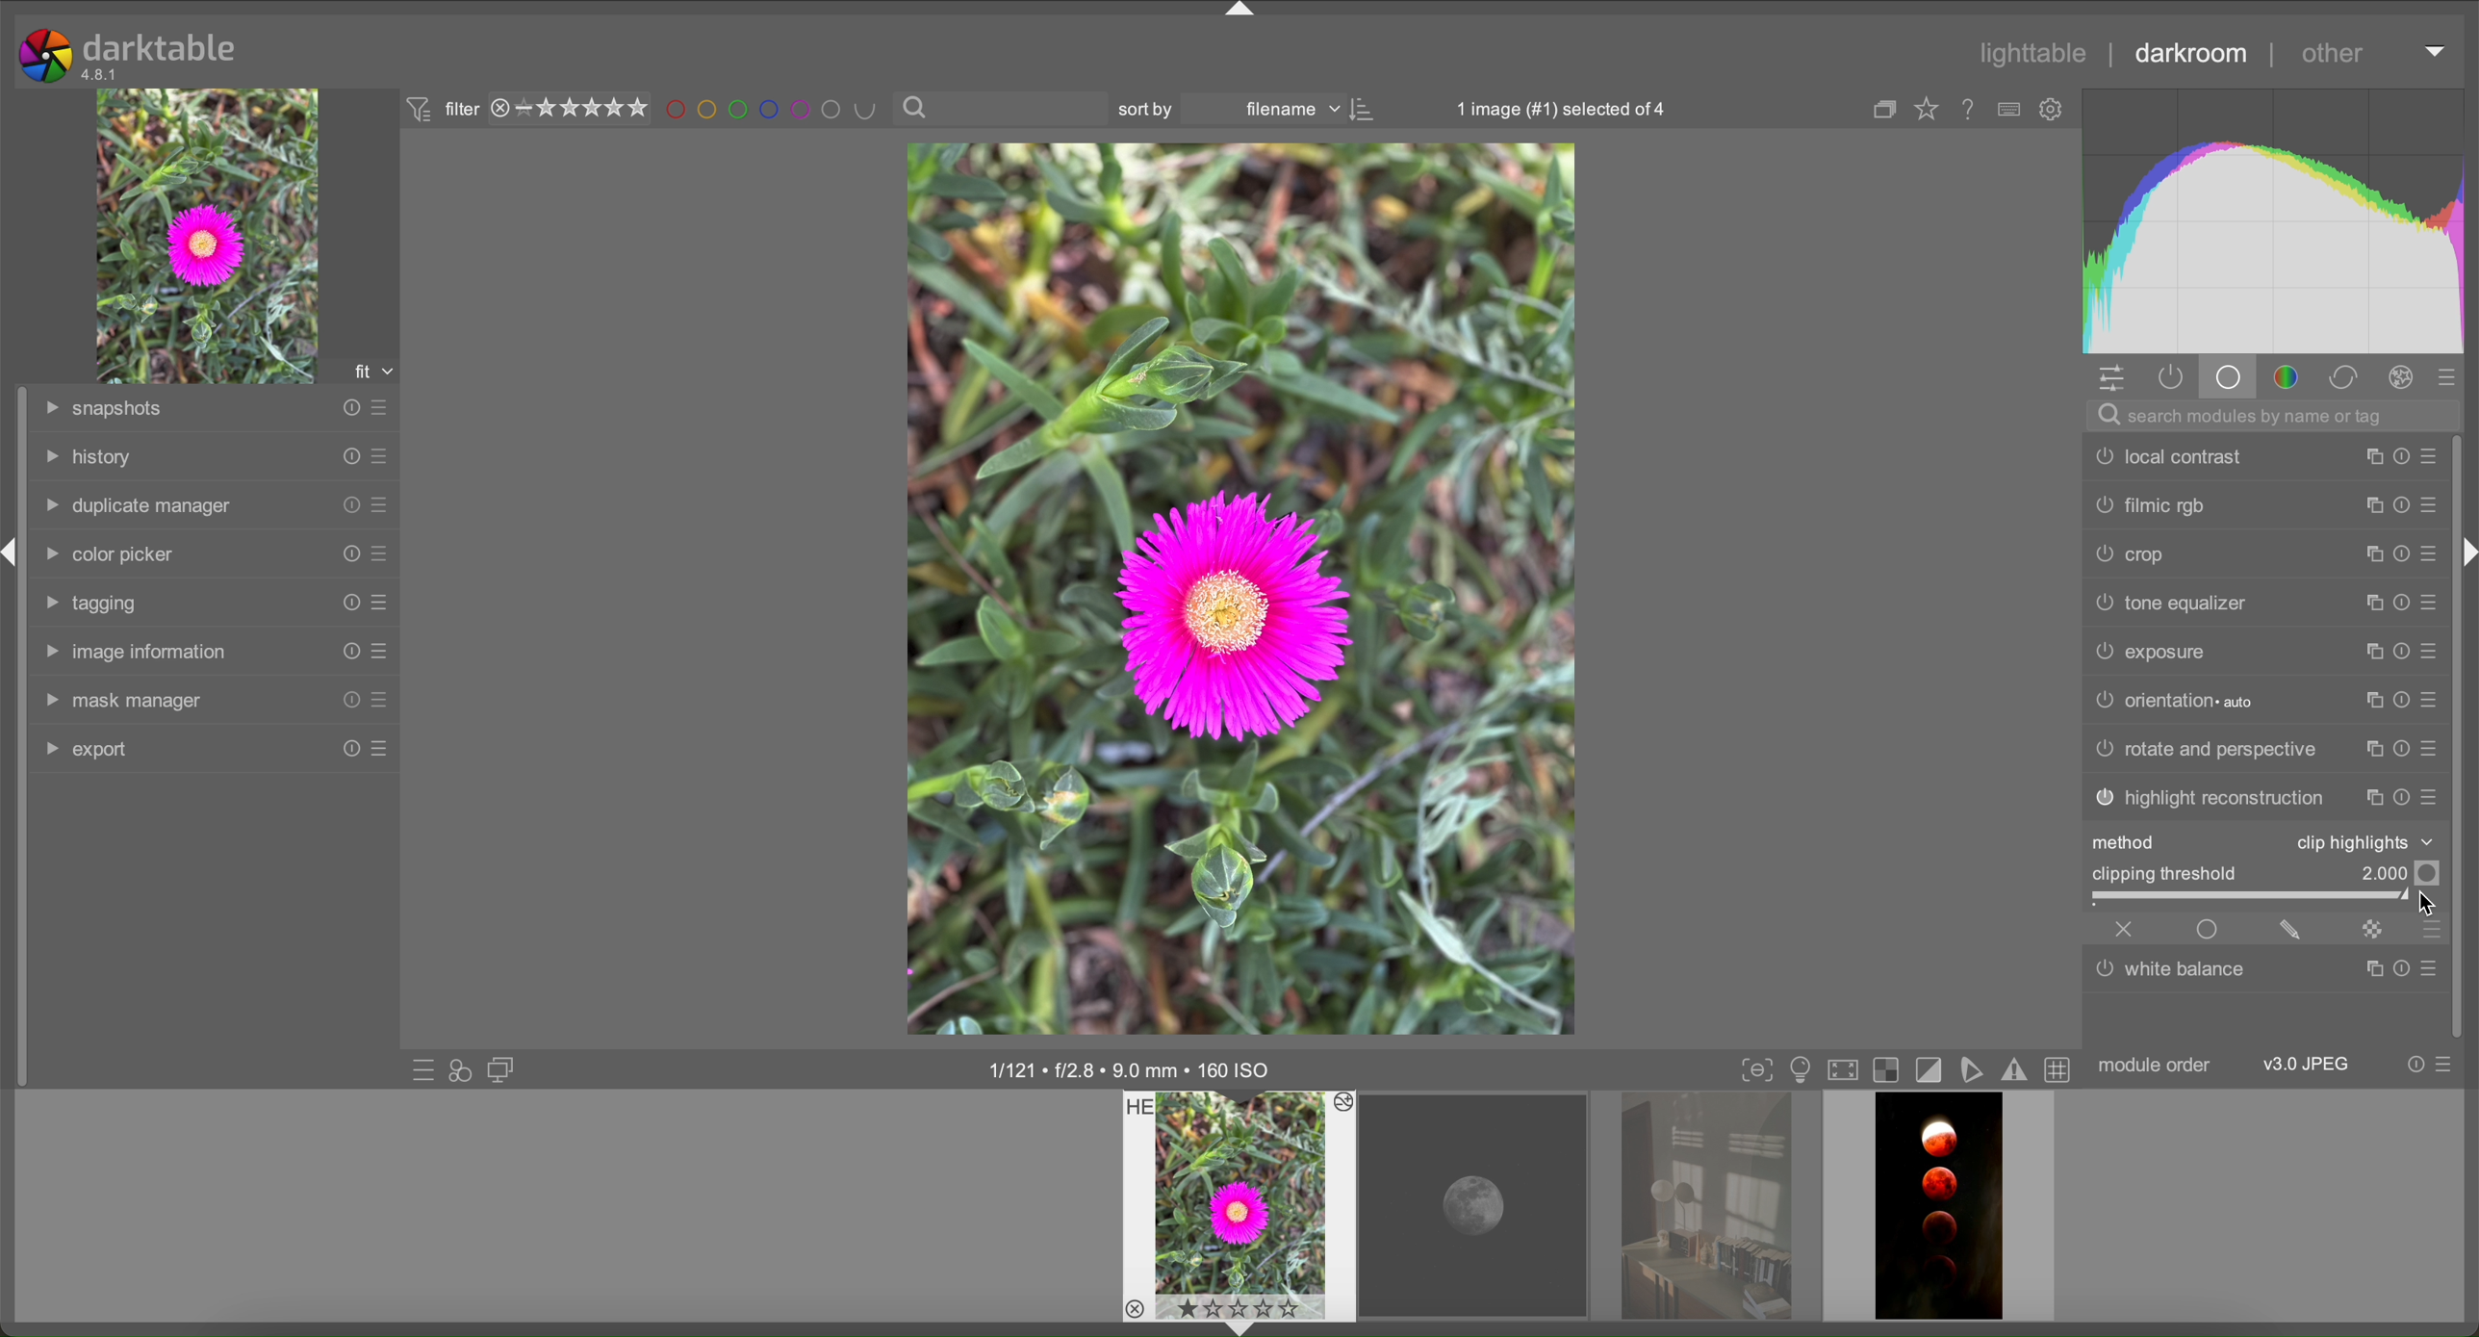 The width and height of the screenshot is (2479, 1337). What do you see at coordinates (1890, 1070) in the screenshot?
I see `overexposure` at bounding box center [1890, 1070].